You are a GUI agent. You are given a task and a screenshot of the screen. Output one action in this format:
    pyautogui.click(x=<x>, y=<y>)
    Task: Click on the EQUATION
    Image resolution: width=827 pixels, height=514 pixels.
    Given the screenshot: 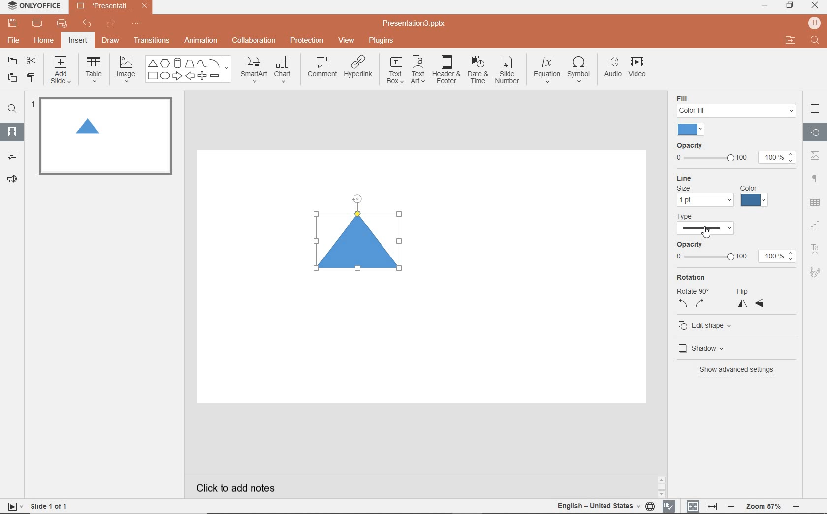 What is the action you would take?
    pyautogui.click(x=547, y=71)
    